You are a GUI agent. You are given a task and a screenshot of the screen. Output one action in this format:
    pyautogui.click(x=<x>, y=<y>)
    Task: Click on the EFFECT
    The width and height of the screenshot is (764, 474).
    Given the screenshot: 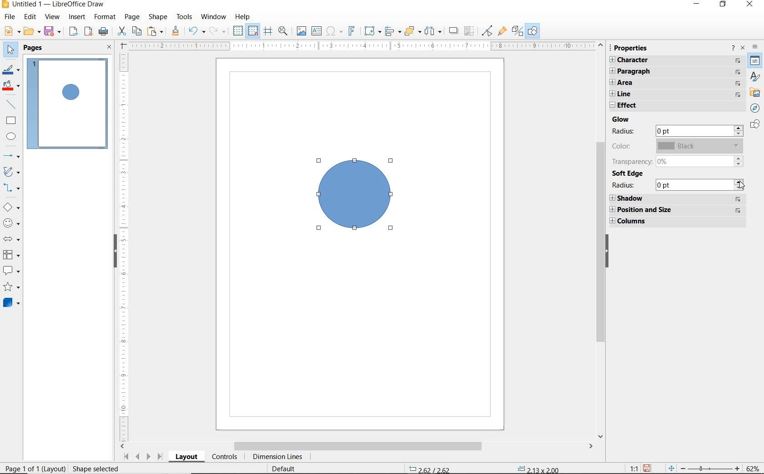 What is the action you would take?
    pyautogui.click(x=674, y=106)
    